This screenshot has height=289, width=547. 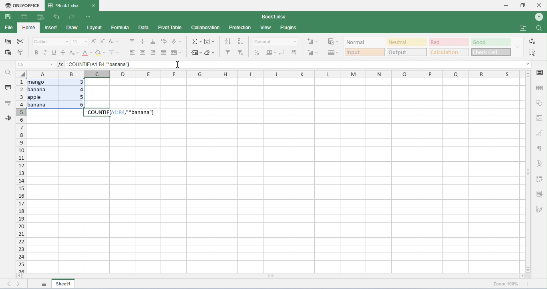 I want to click on merge and center, so click(x=177, y=53).